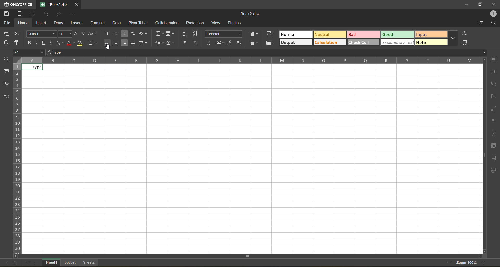  What do you see at coordinates (7, 34) in the screenshot?
I see `paste` at bounding box center [7, 34].